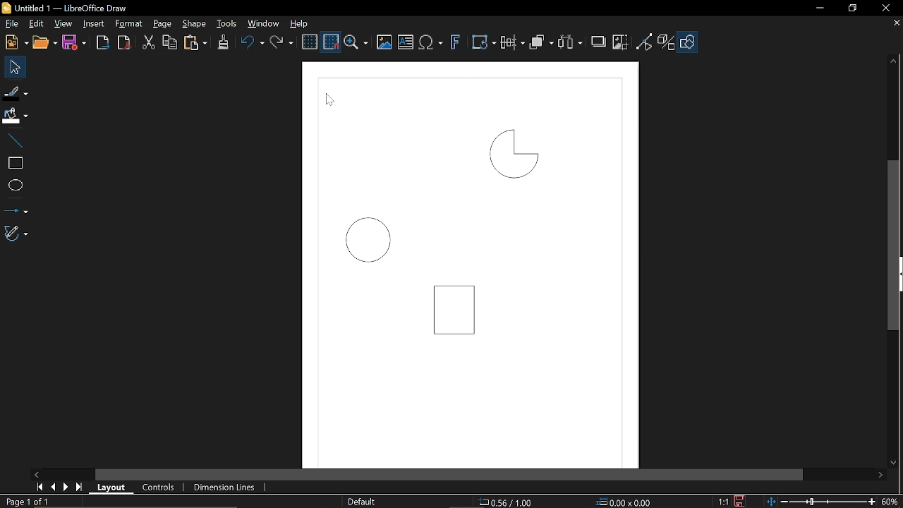  What do you see at coordinates (53, 487) in the screenshot?
I see `Previous page` at bounding box center [53, 487].